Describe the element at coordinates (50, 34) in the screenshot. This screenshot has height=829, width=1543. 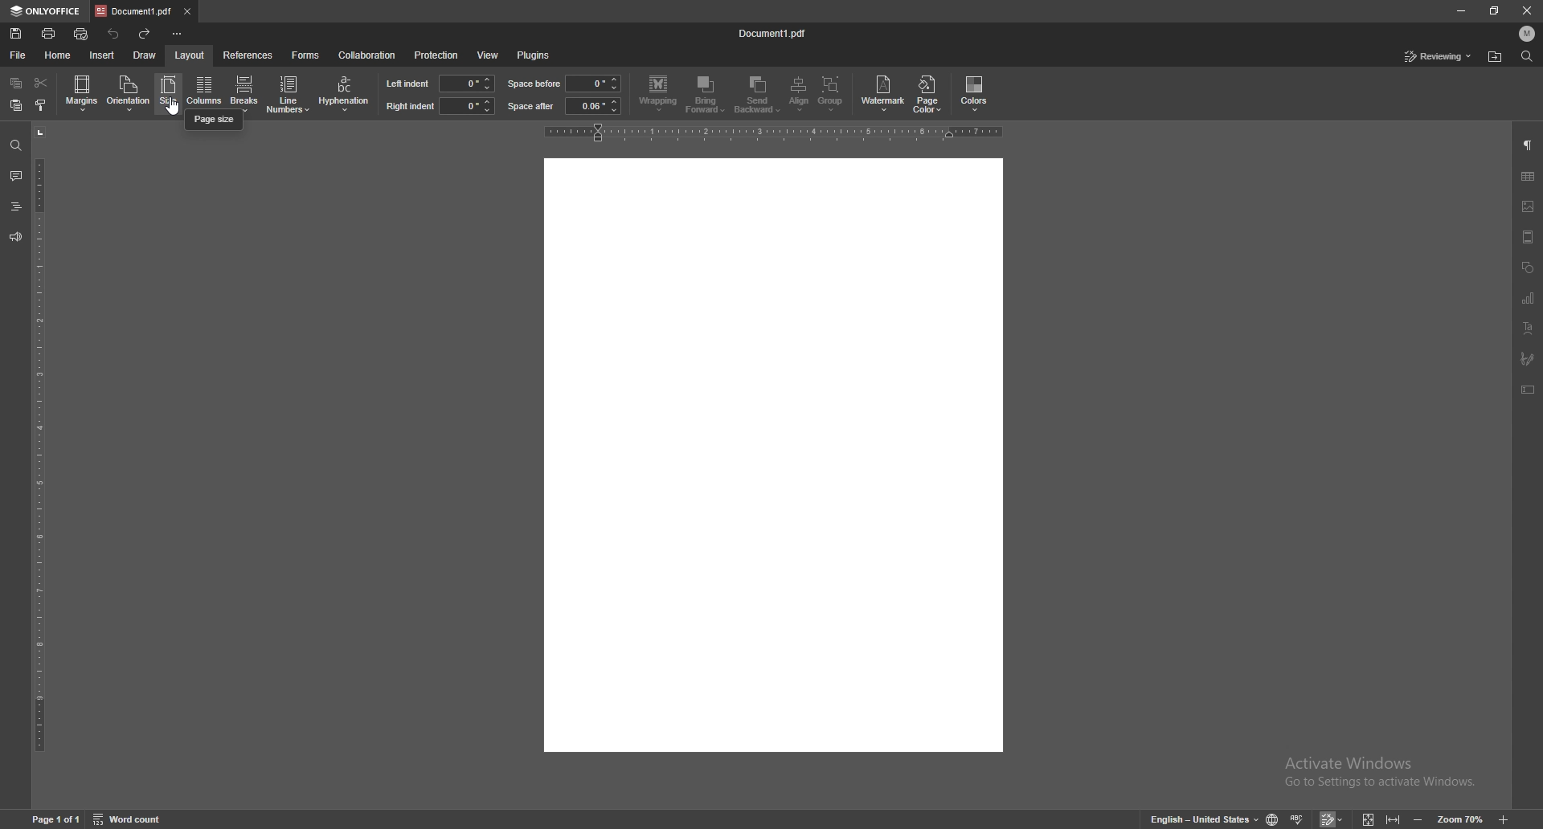
I see `print` at that location.